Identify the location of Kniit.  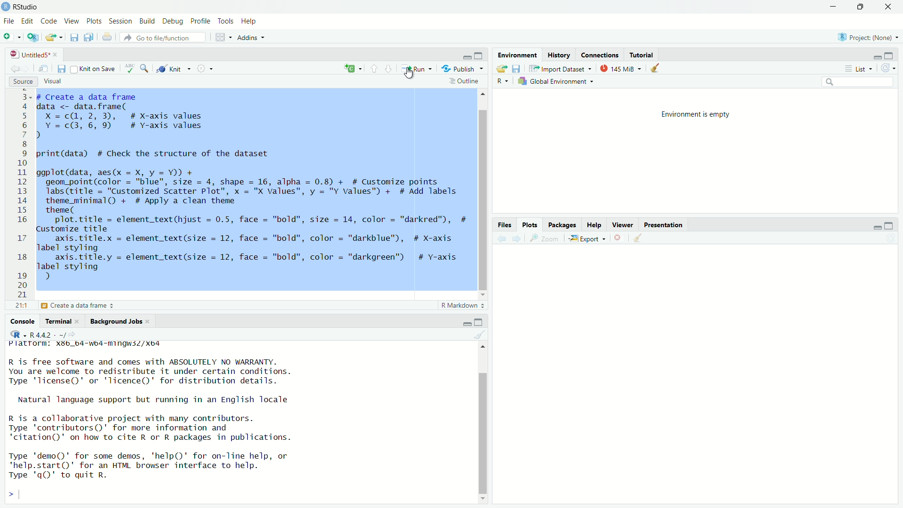
(174, 67).